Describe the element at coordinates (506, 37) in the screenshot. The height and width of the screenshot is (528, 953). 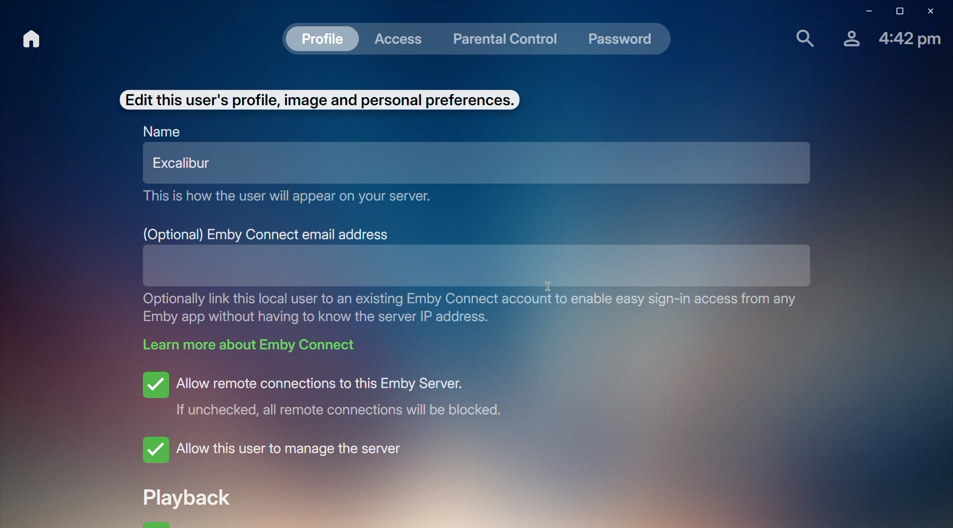
I see `Parental Control` at that location.